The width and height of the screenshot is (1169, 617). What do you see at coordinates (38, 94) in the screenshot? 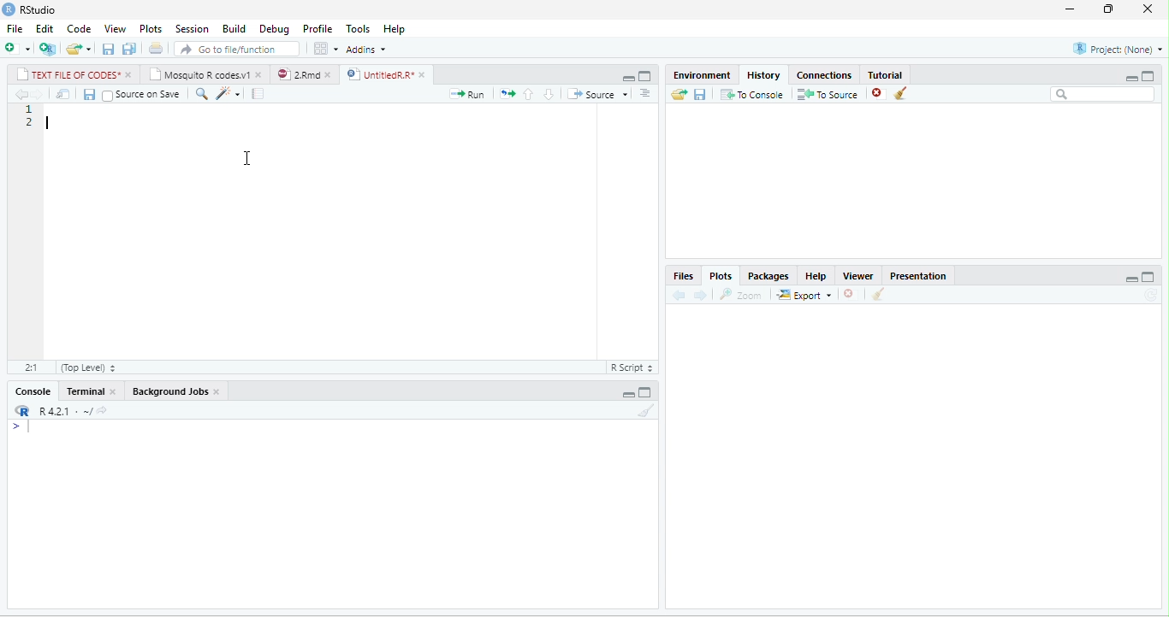
I see `forward` at bounding box center [38, 94].